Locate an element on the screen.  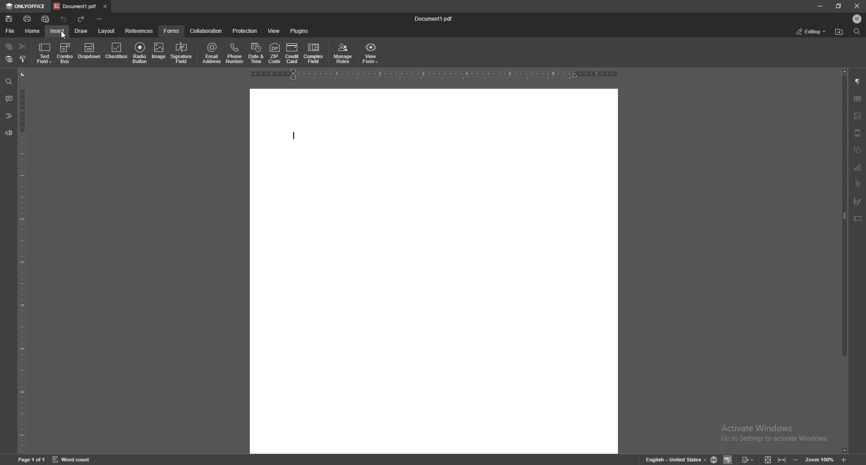
chart is located at coordinates (858, 167).